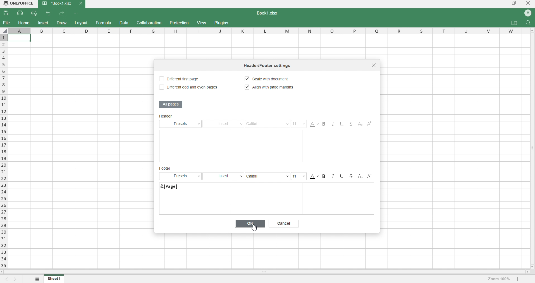  Describe the element at coordinates (375, 66) in the screenshot. I see `close` at that location.